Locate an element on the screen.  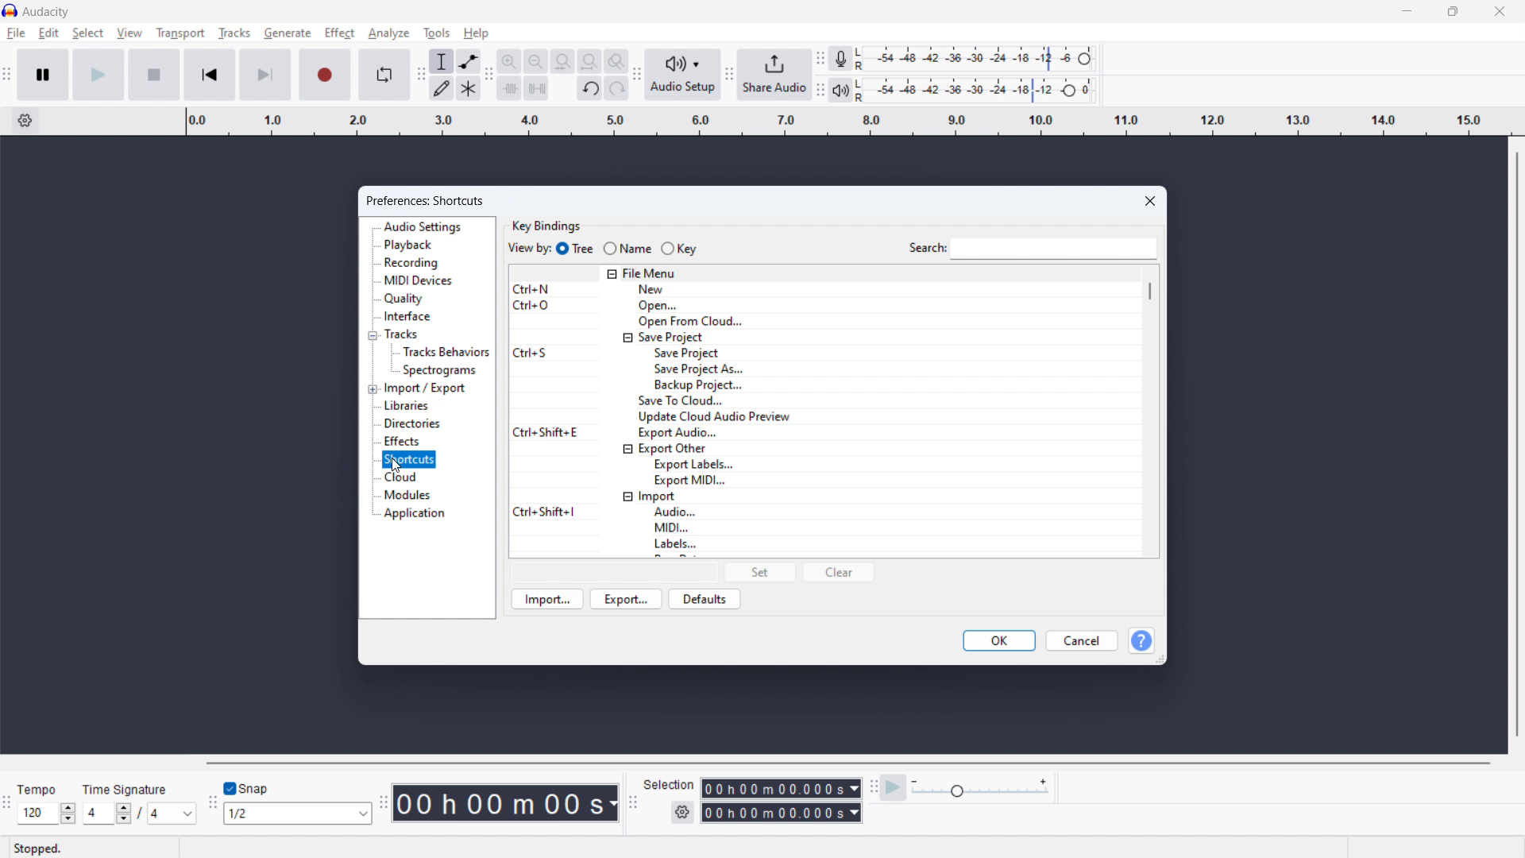
Enables movement of time signature toolbar is located at coordinates (6, 804).